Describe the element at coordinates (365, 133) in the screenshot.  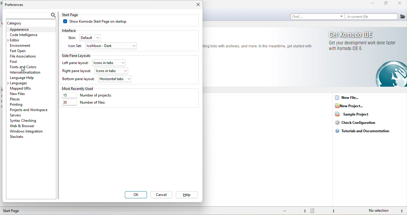
I see `tutorials and documentation` at that location.